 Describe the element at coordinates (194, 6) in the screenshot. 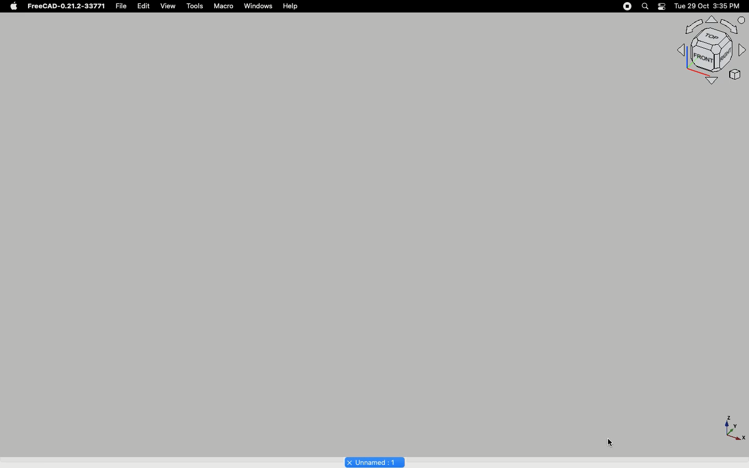

I see `tools` at that location.